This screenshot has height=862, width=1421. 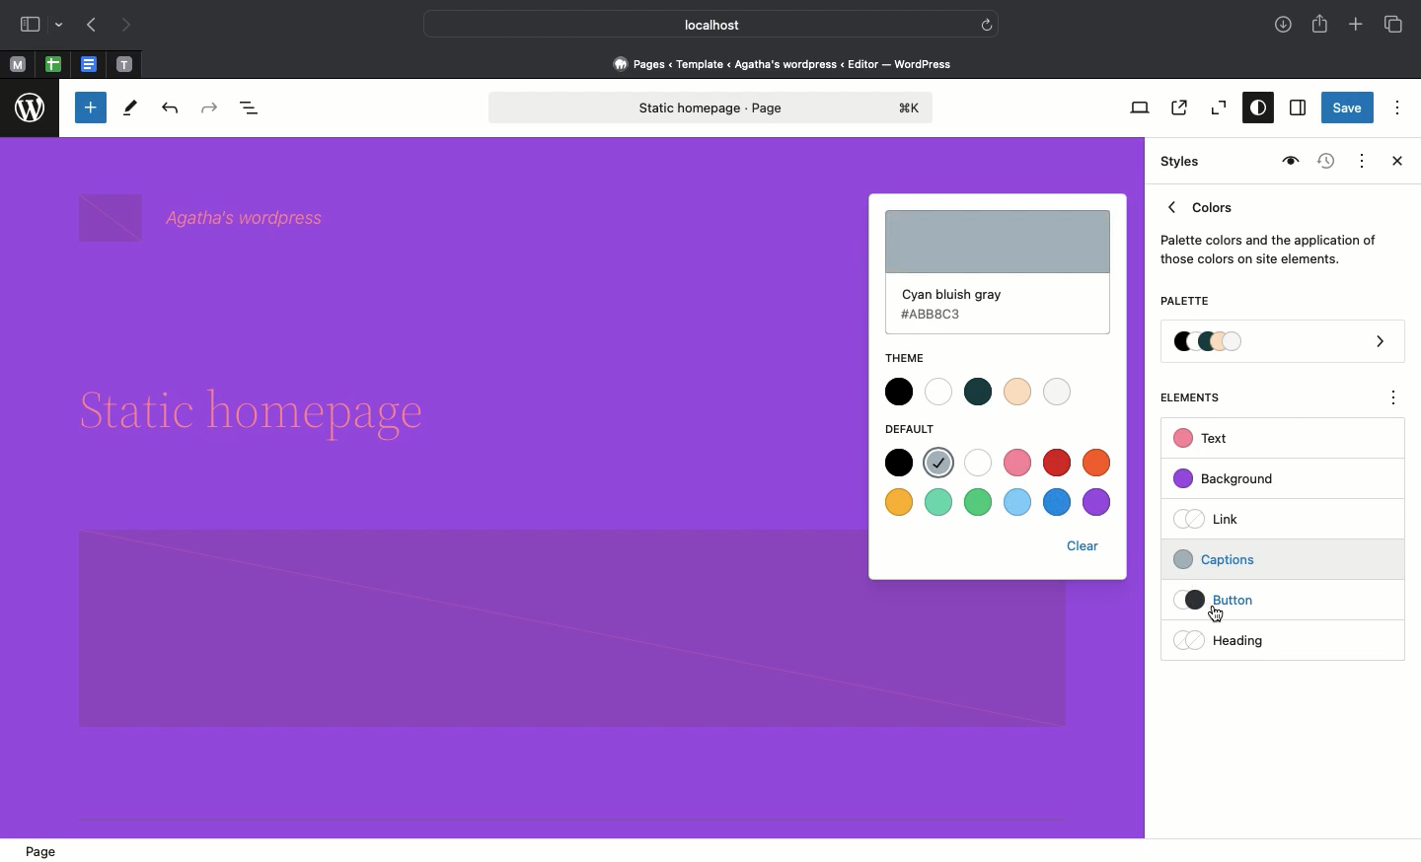 I want to click on Pages < Template <Agatha's wordpress < editor - wordpress, so click(x=789, y=63).